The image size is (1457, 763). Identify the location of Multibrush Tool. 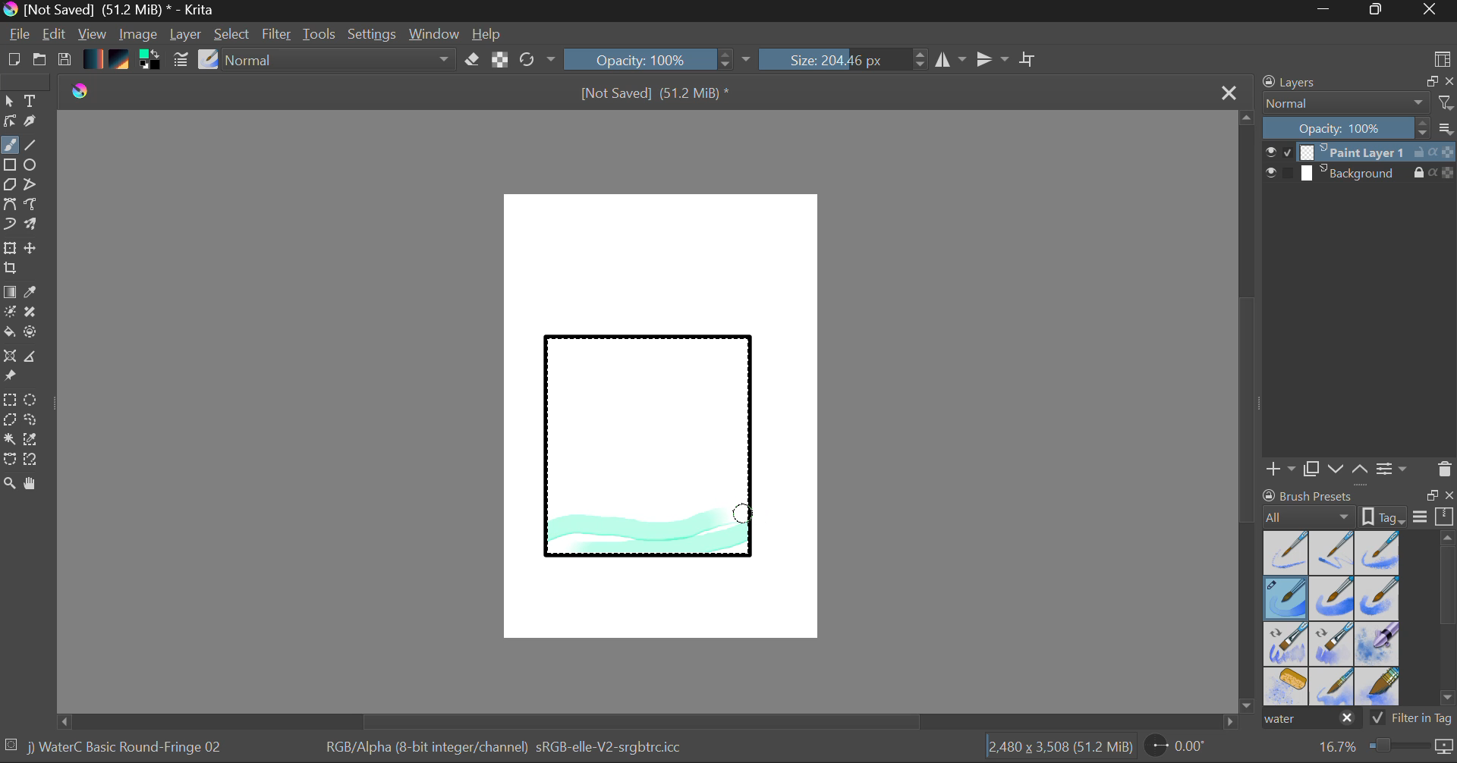
(32, 226).